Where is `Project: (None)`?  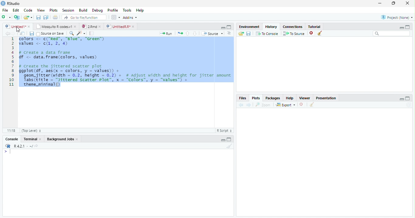 Project: (None) is located at coordinates (397, 17).